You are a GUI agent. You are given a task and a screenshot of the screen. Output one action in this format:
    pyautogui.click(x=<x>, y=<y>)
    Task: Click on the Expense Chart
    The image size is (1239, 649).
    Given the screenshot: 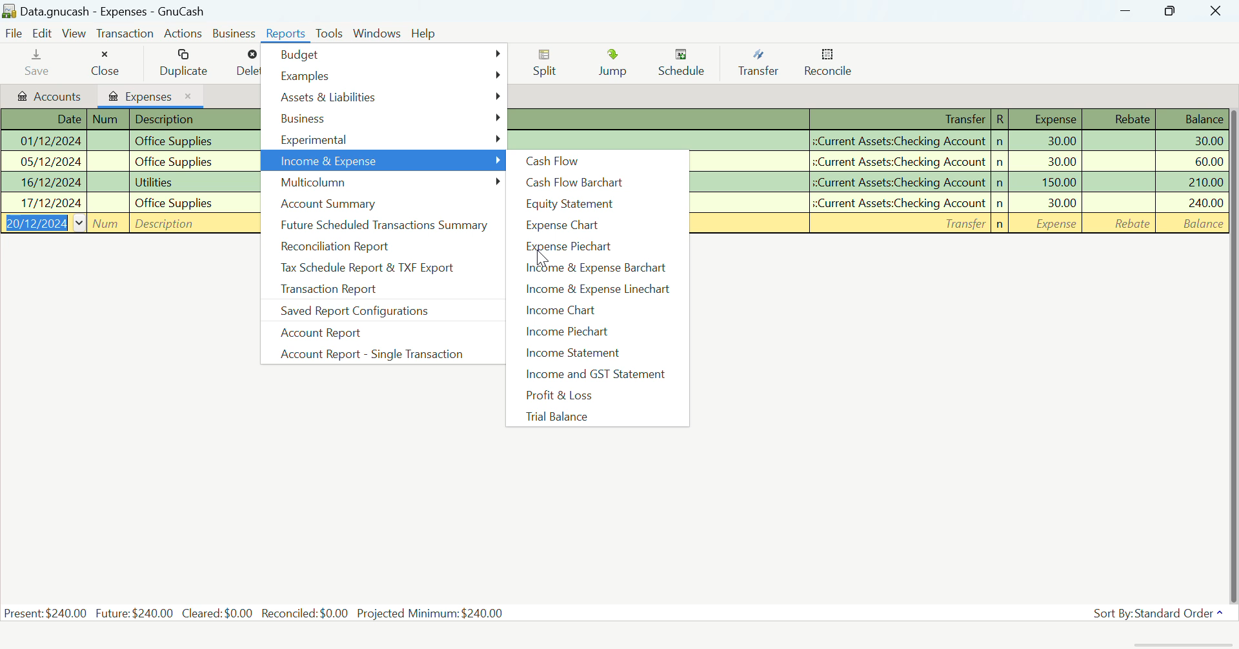 What is the action you would take?
    pyautogui.click(x=597, y=228)
    